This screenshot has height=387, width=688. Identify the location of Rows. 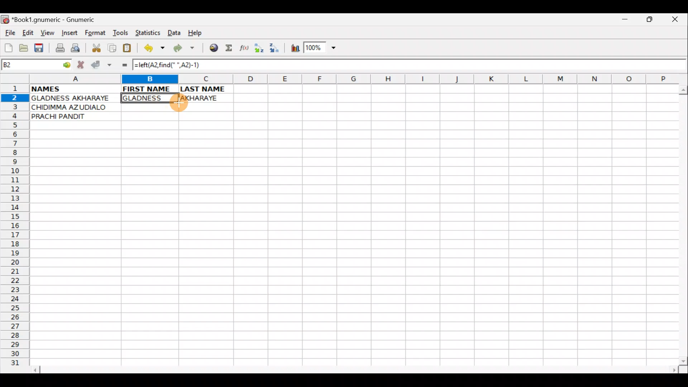
(15, 228).